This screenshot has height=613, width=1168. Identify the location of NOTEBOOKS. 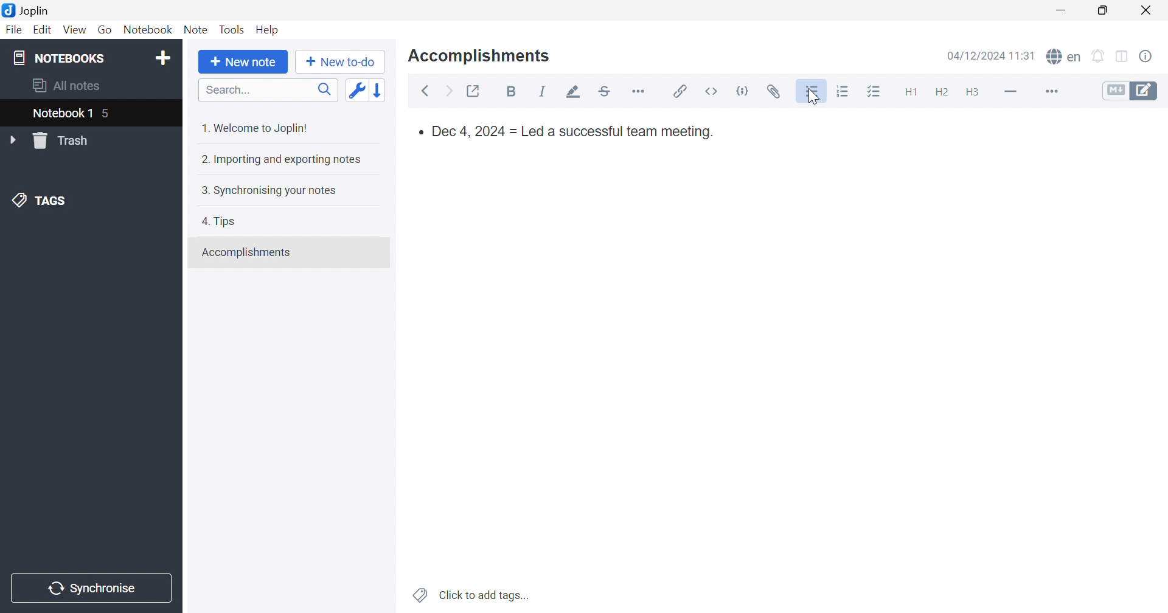
(57, 57).